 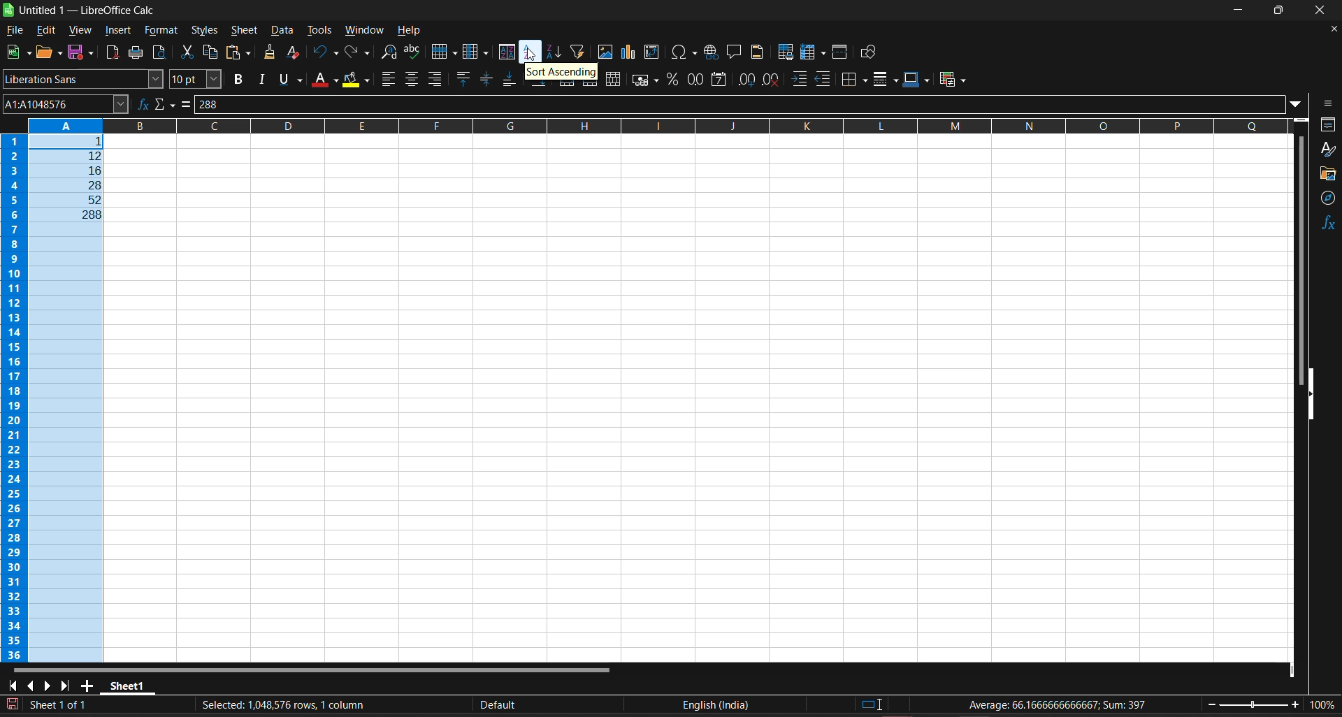 I want to click on function wizard, so click(x=140, y=105).